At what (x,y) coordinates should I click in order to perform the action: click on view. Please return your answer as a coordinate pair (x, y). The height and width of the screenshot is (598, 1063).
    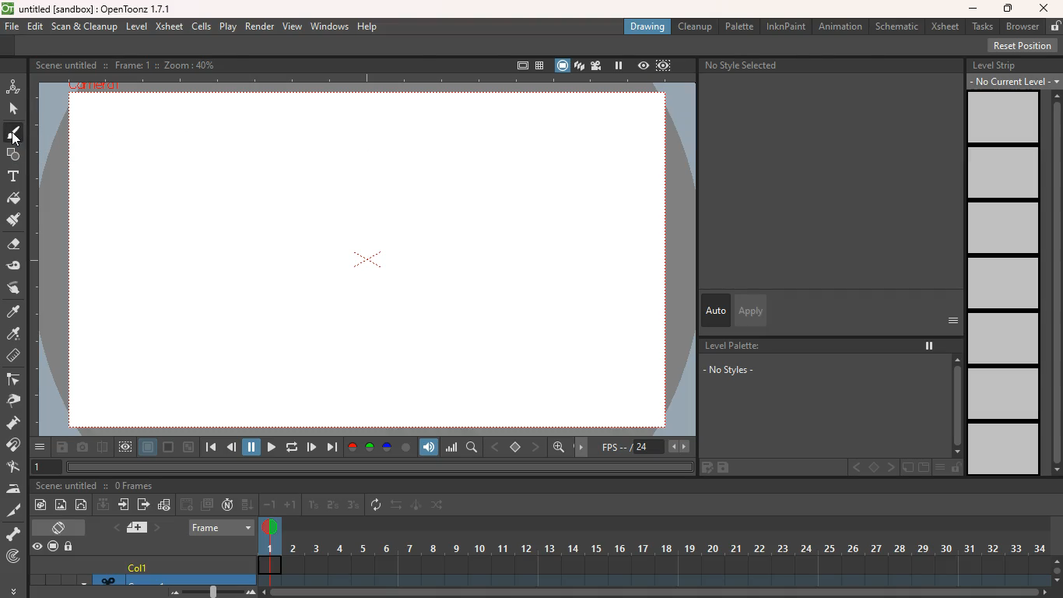
    Looking at the image, I should click on (126, 447).